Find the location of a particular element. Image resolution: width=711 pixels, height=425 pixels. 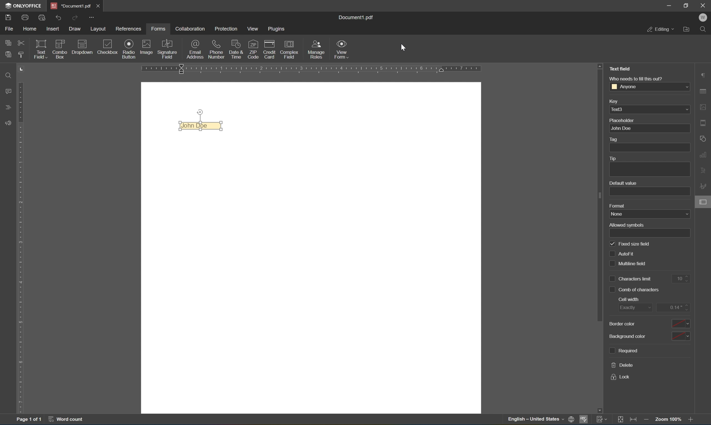

copy style is located at coordinates (21, 54).